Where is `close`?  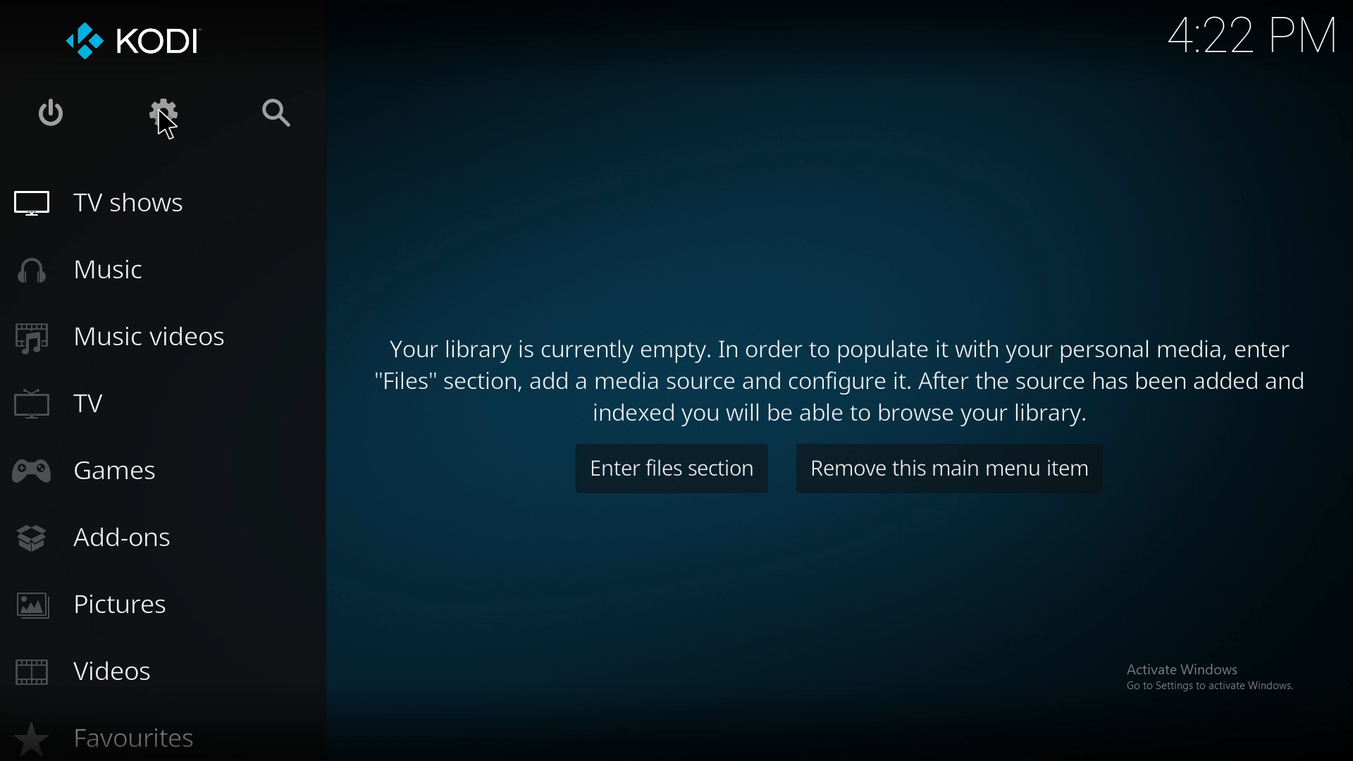
close is located at coordinates (52, 115).